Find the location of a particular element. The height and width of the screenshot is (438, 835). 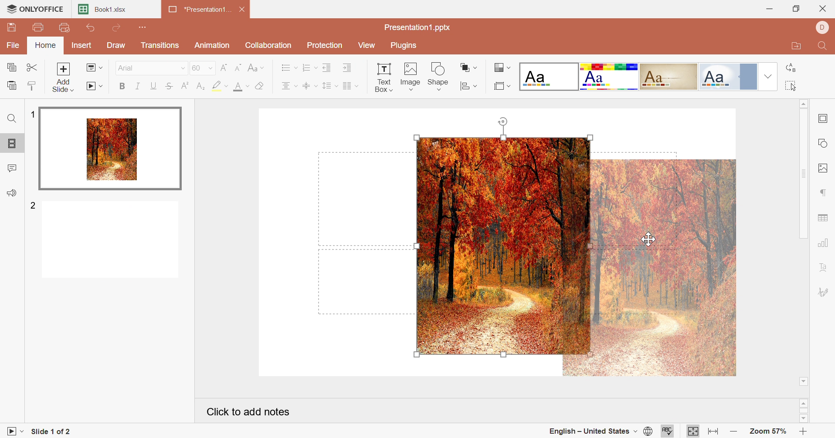

Check Spelling is located at coordinates (668, 431).